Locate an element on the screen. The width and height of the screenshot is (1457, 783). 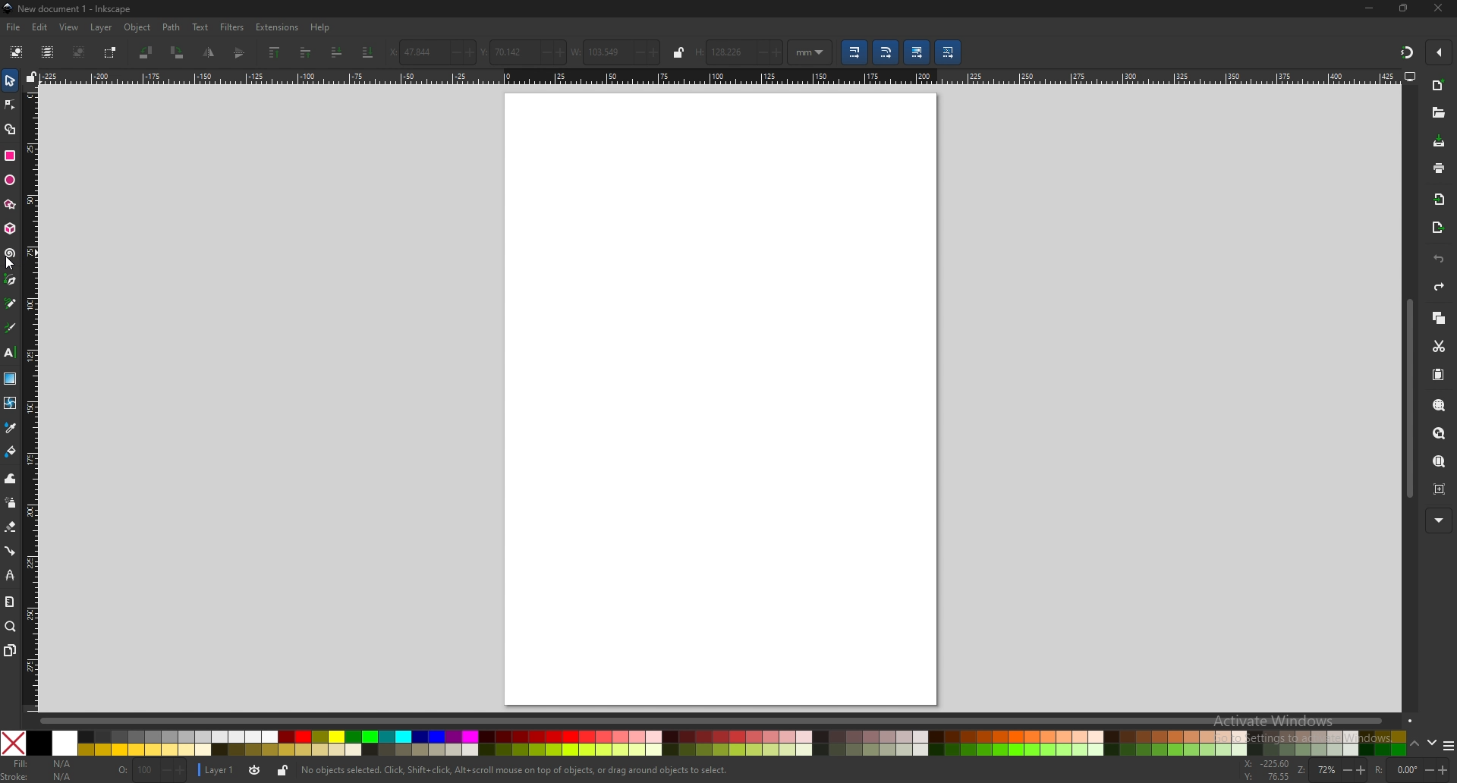
display tools is located at coordinates (1411, 77).